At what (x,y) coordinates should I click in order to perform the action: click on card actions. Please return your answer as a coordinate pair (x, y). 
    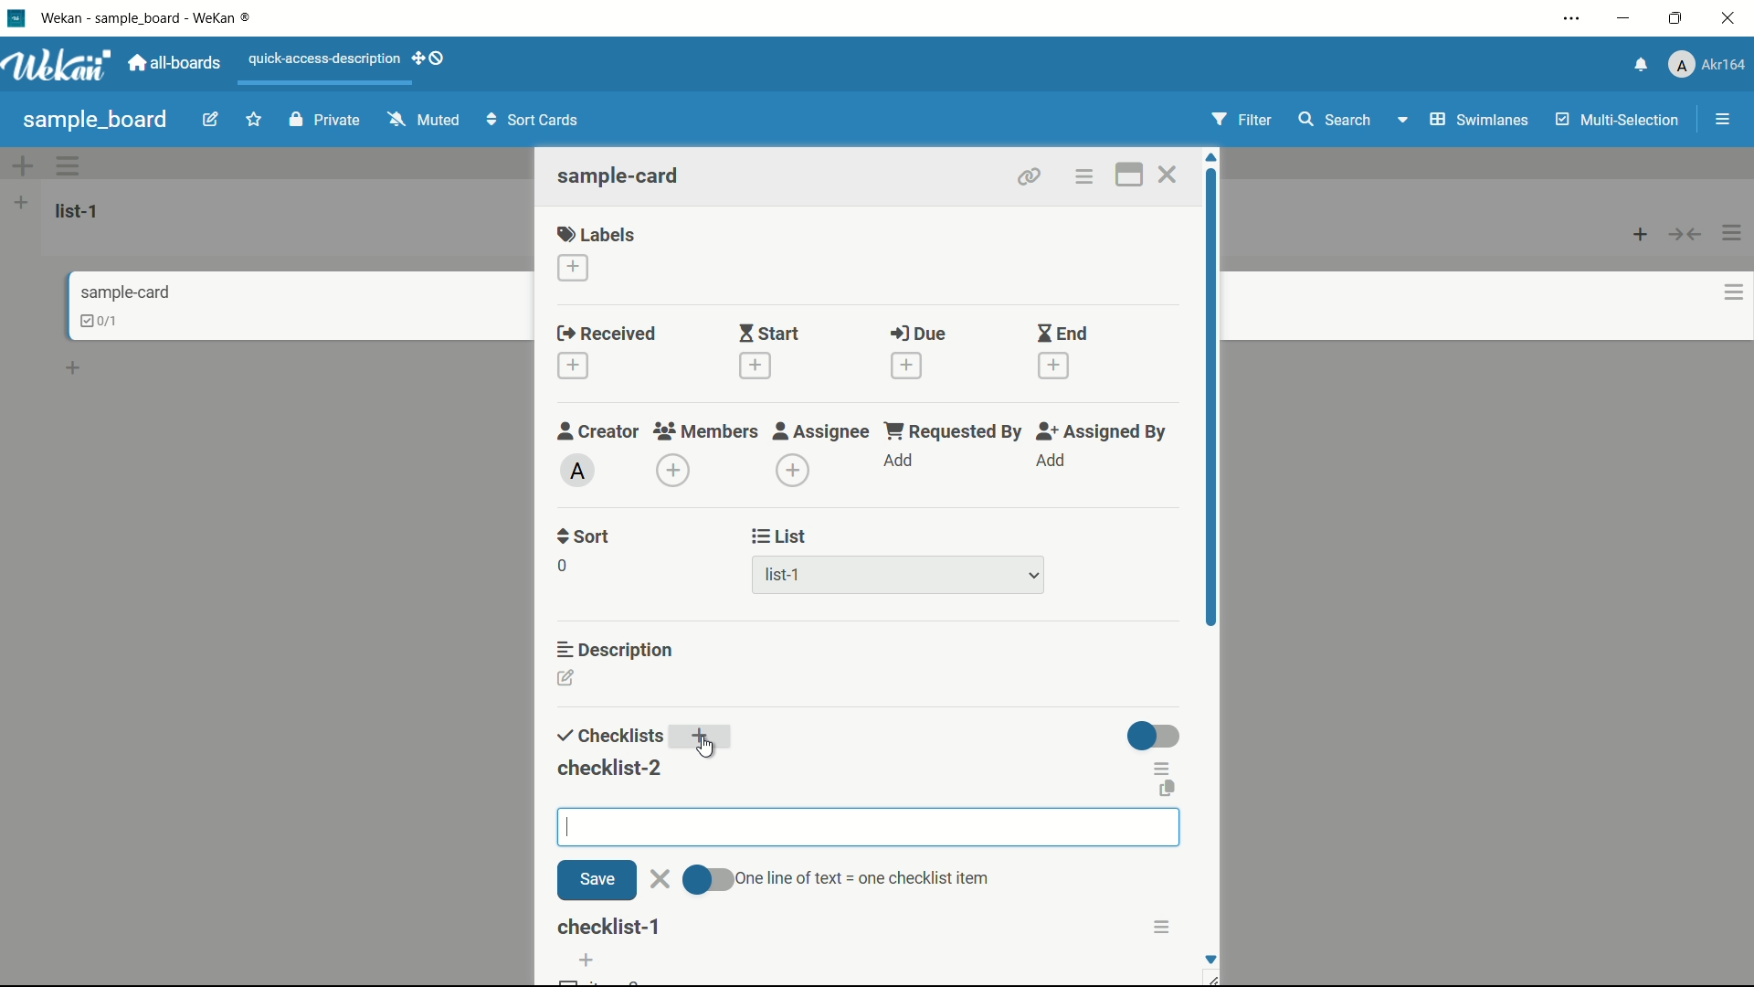
    Looking at the image, I should click on (1734, 292).